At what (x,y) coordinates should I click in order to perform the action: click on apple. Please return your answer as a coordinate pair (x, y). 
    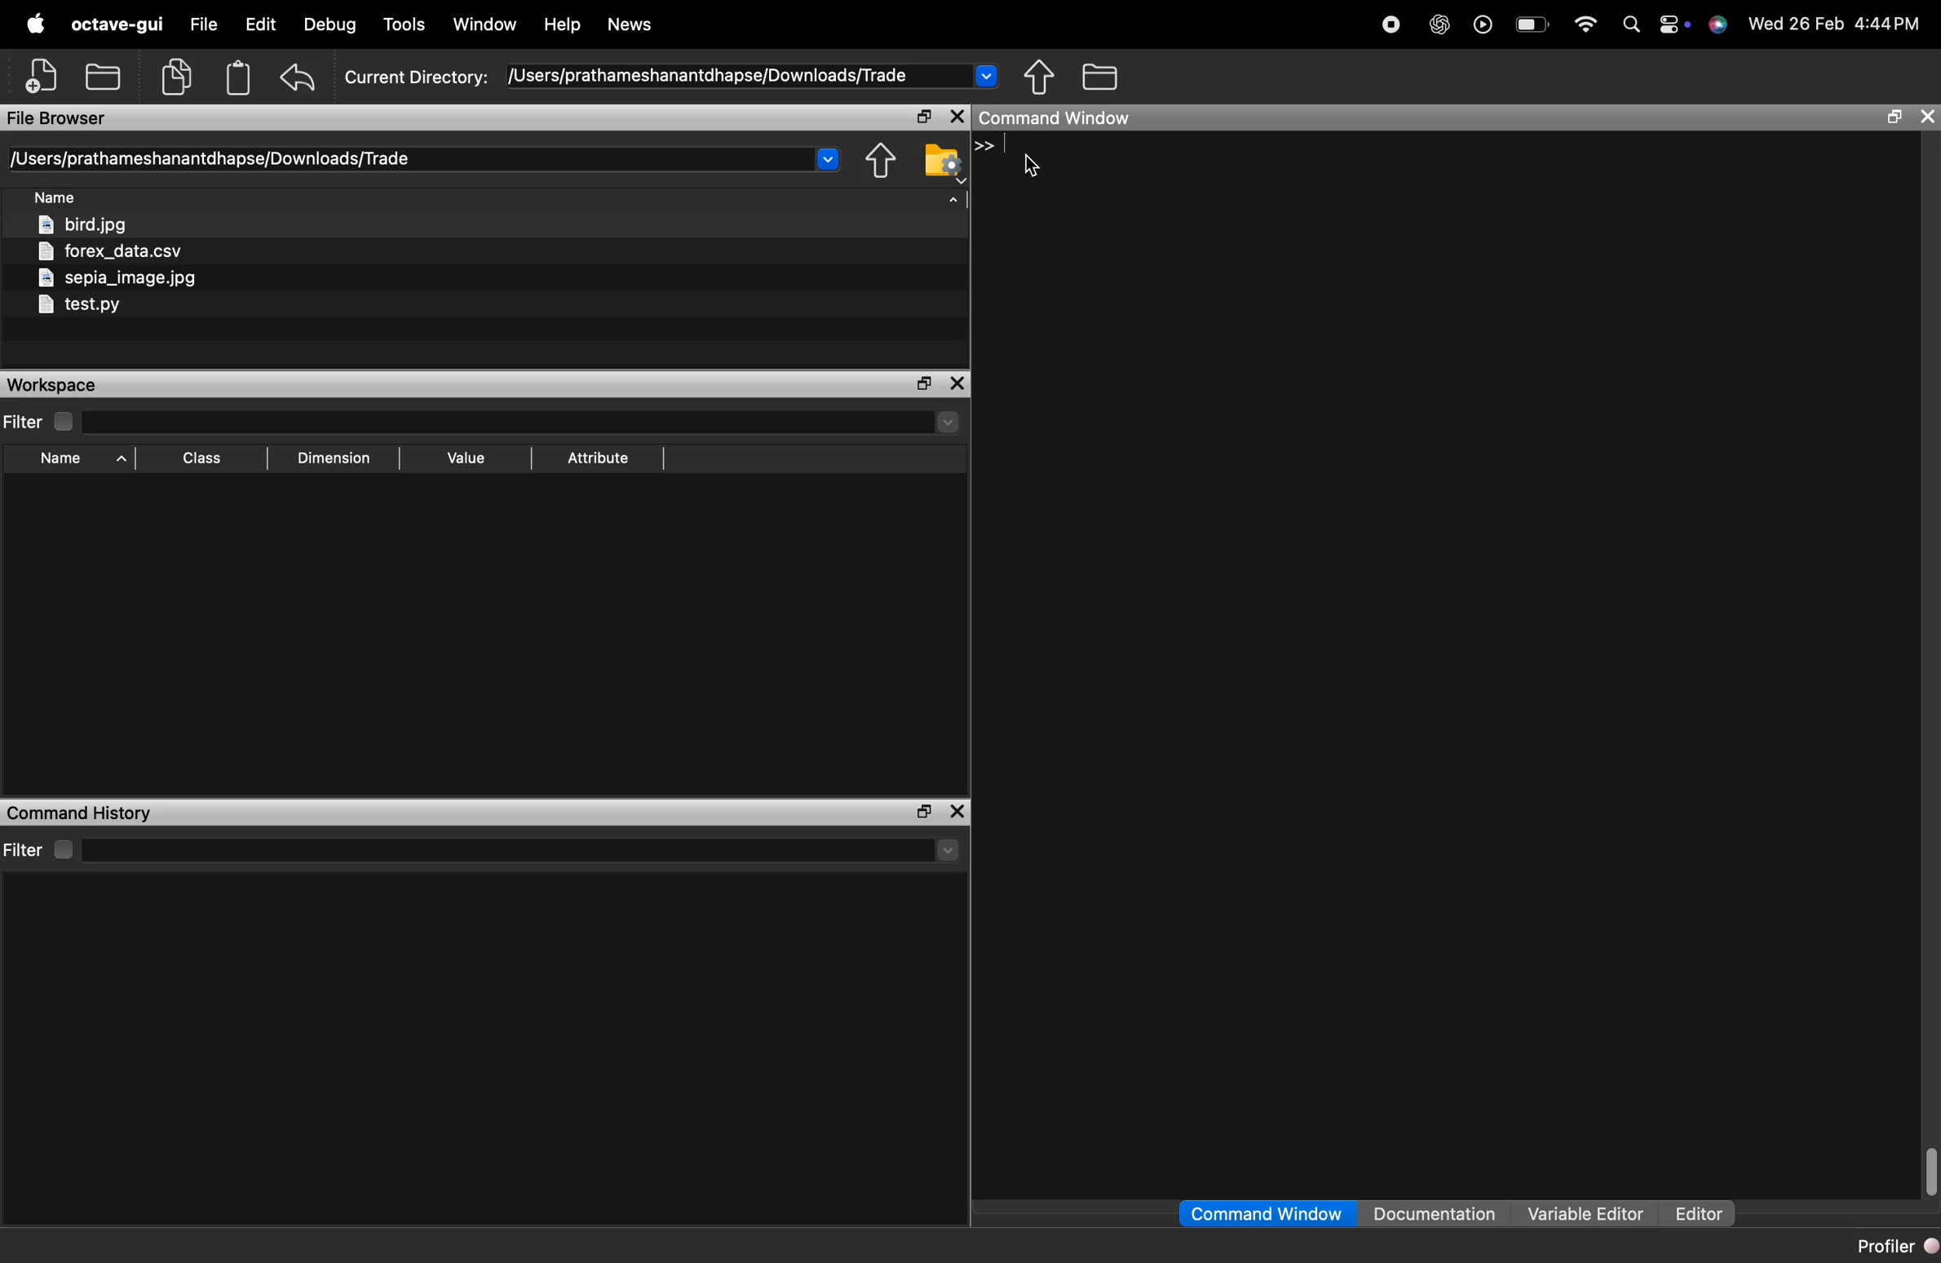
    Looking at the image, I should click on (37, 23).